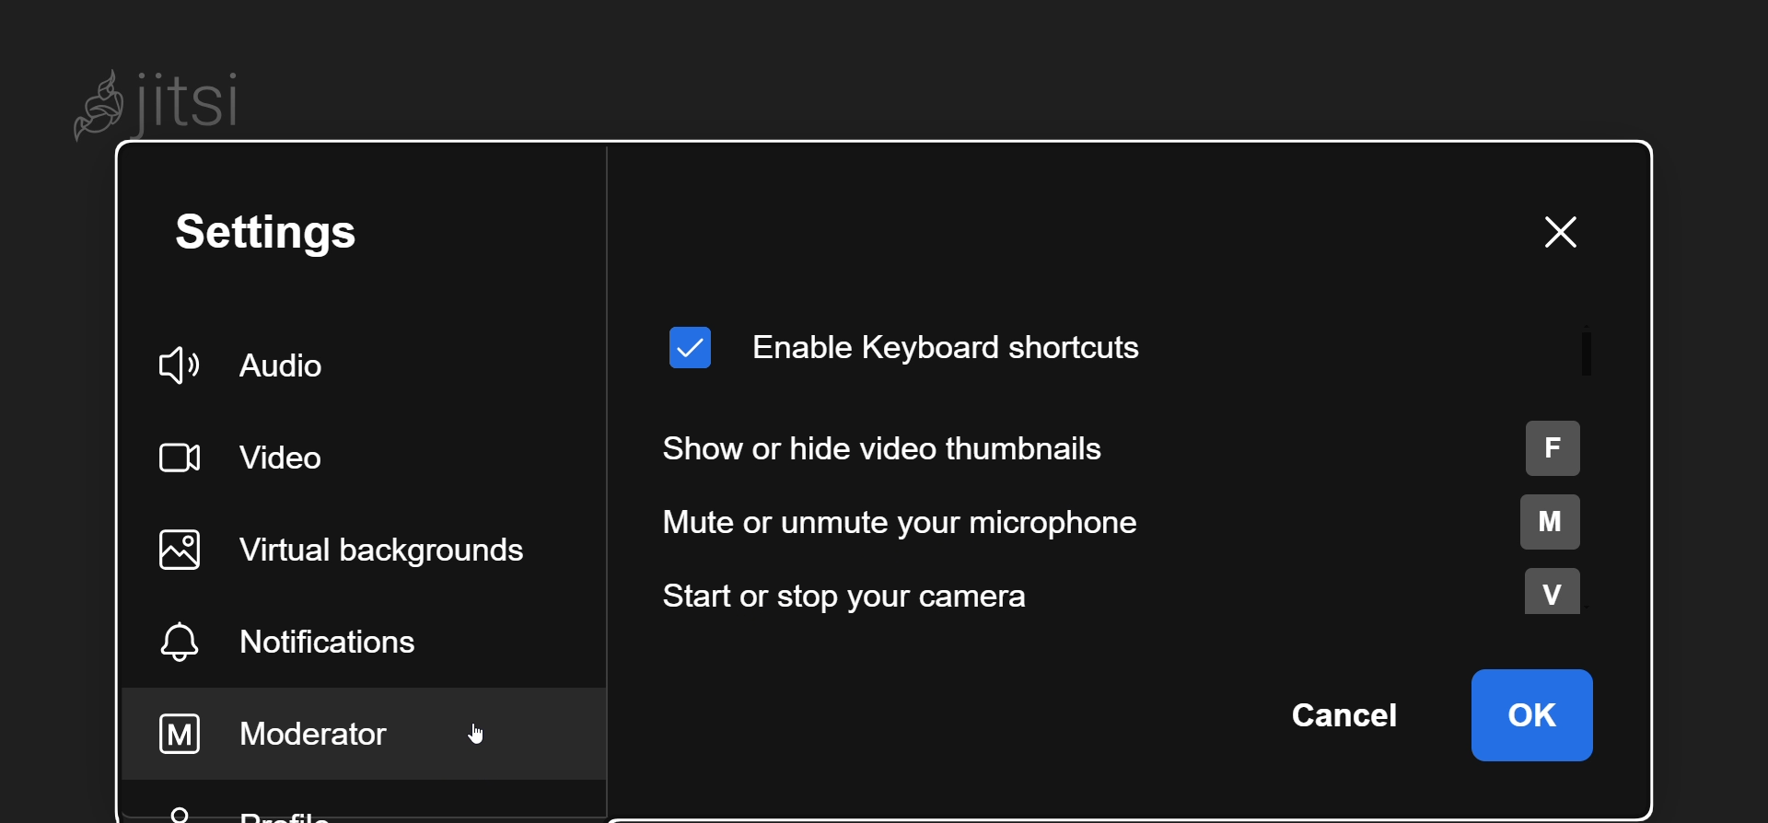 This screenshot has height=823, width=1768. What do you see at coordinates (1116, 447) in the screenshot?
I see `show or hide thumbnails` at bounding box center [1116, 447].